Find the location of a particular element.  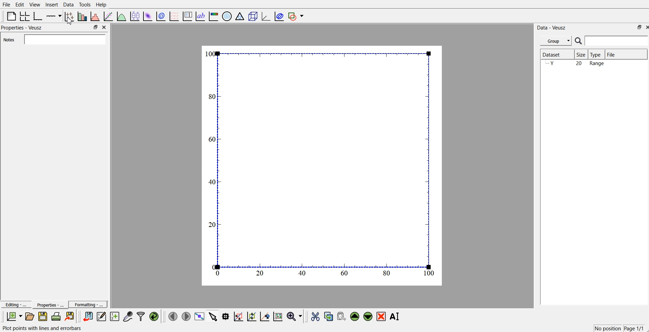

No position page 1/1 is located at coordinates (618, 328).